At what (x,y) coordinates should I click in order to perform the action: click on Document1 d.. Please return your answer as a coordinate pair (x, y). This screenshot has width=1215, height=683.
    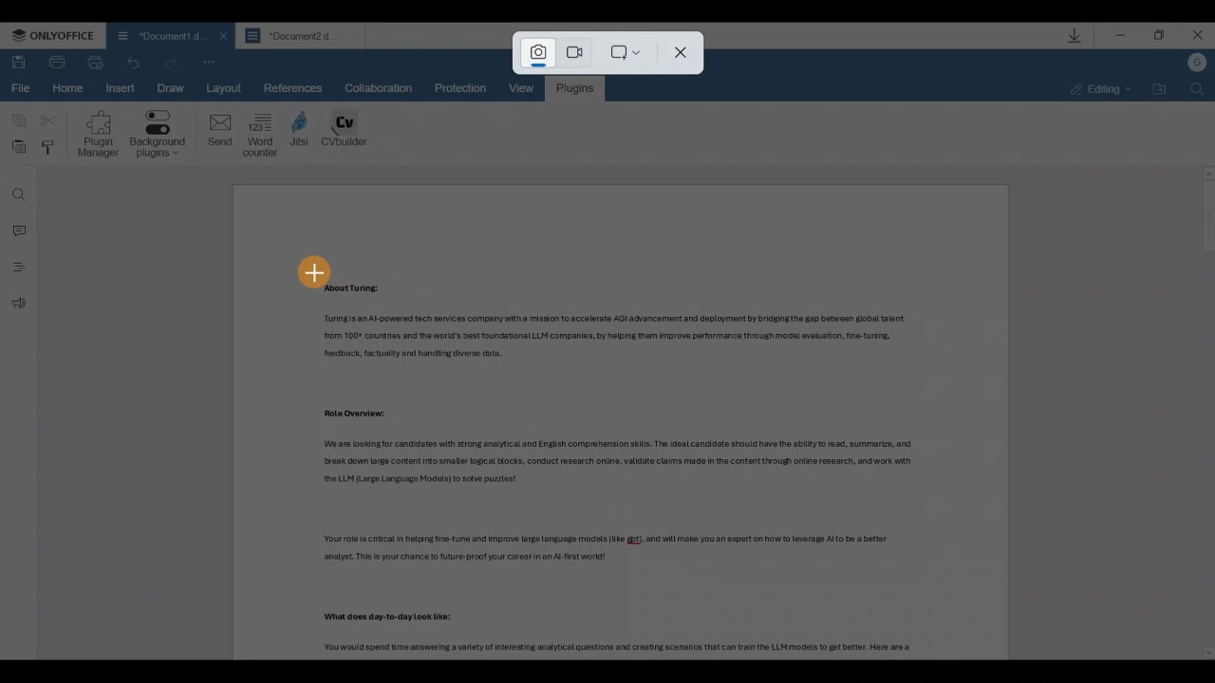
    Looking at the image, I should click on (156, 34).